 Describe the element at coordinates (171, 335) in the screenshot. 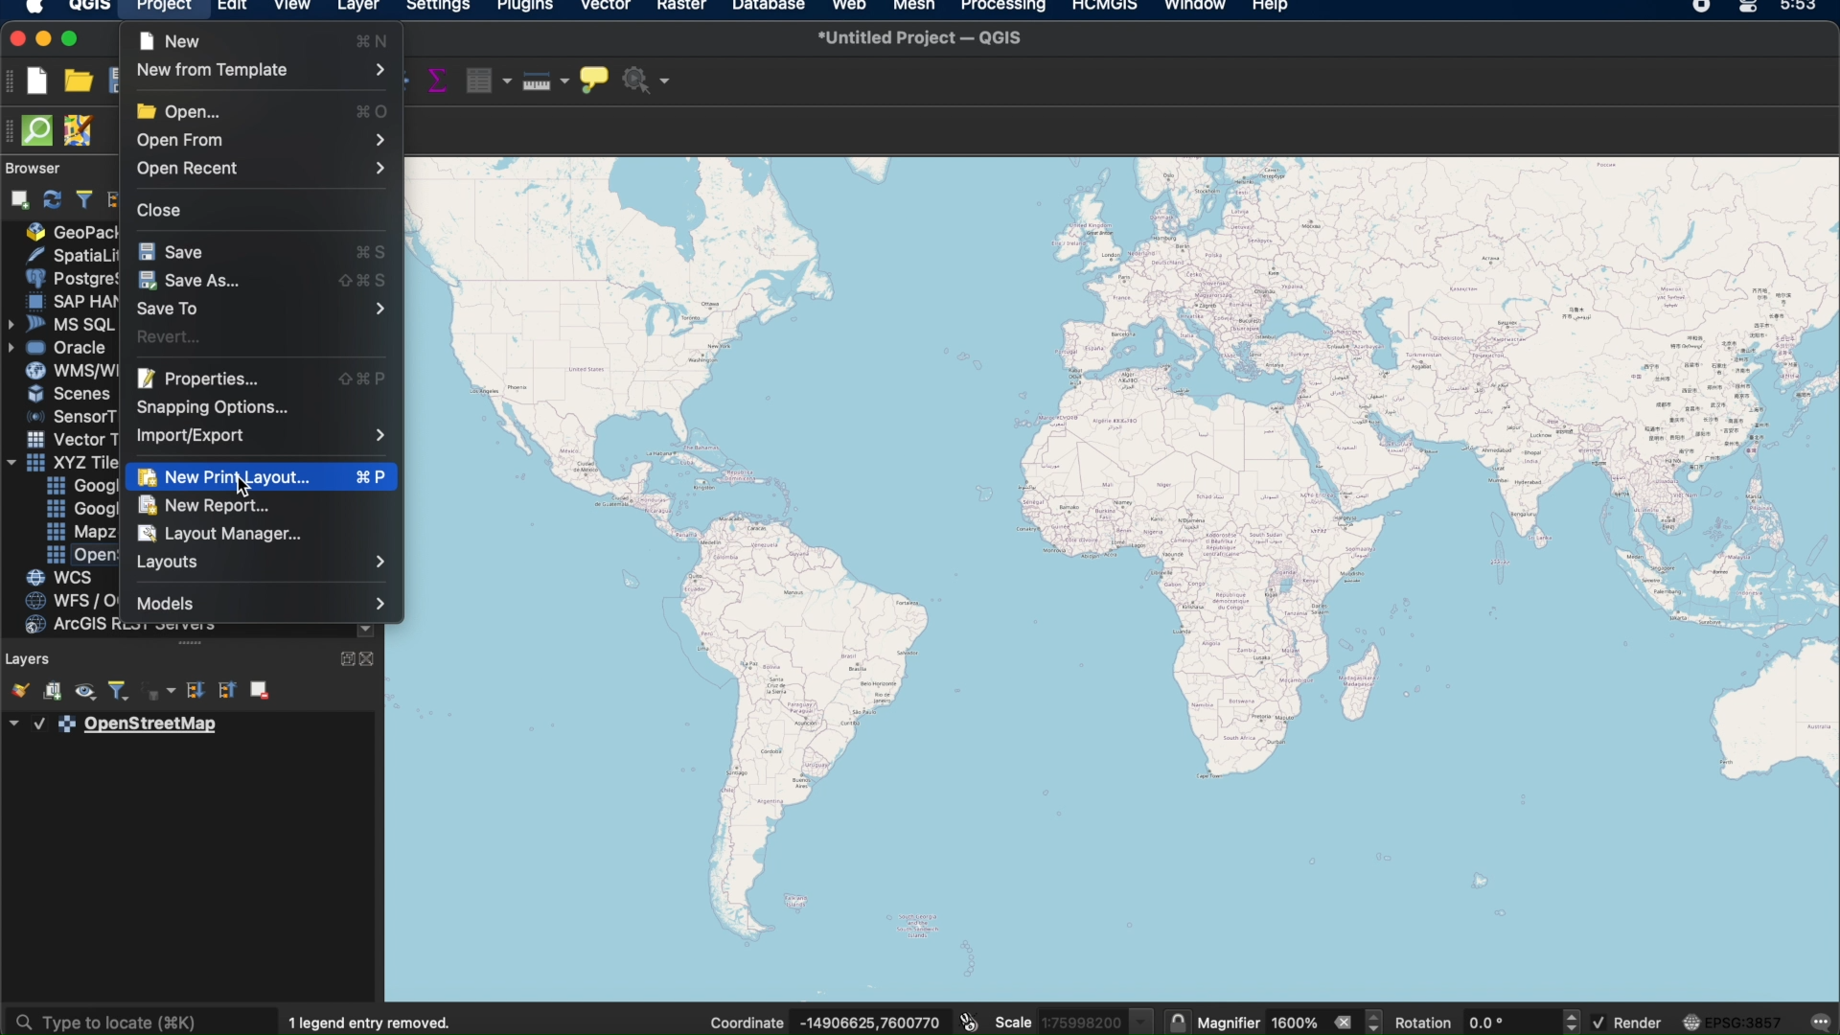

I see `Revert...` at that location.